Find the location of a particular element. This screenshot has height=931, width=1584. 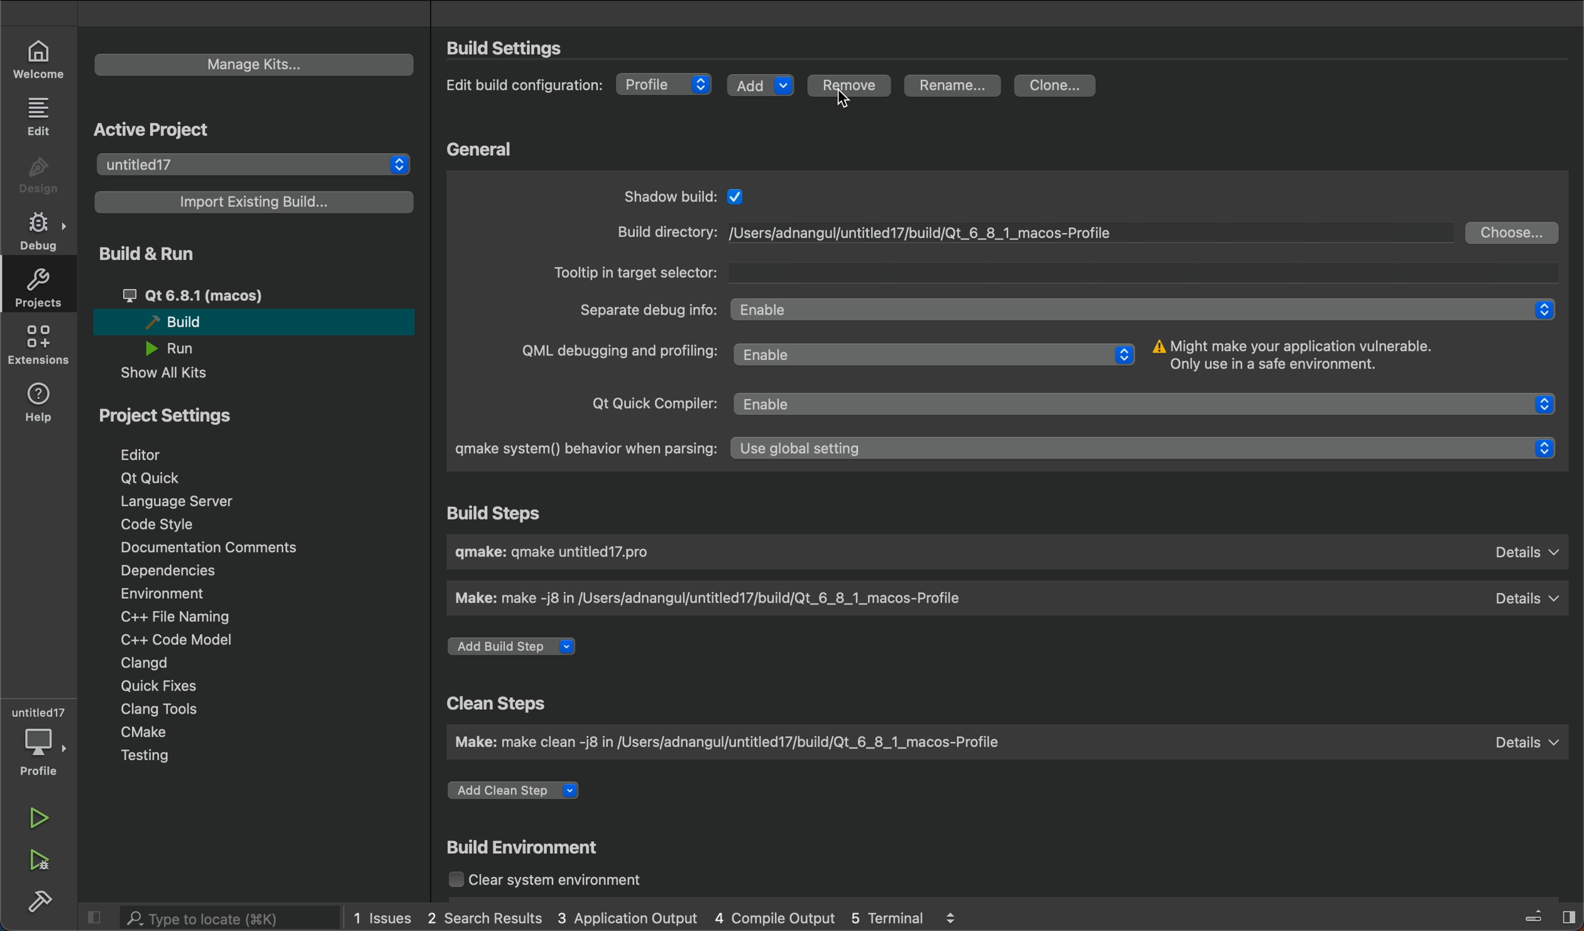

active projects is located at coordinates (156, 129).